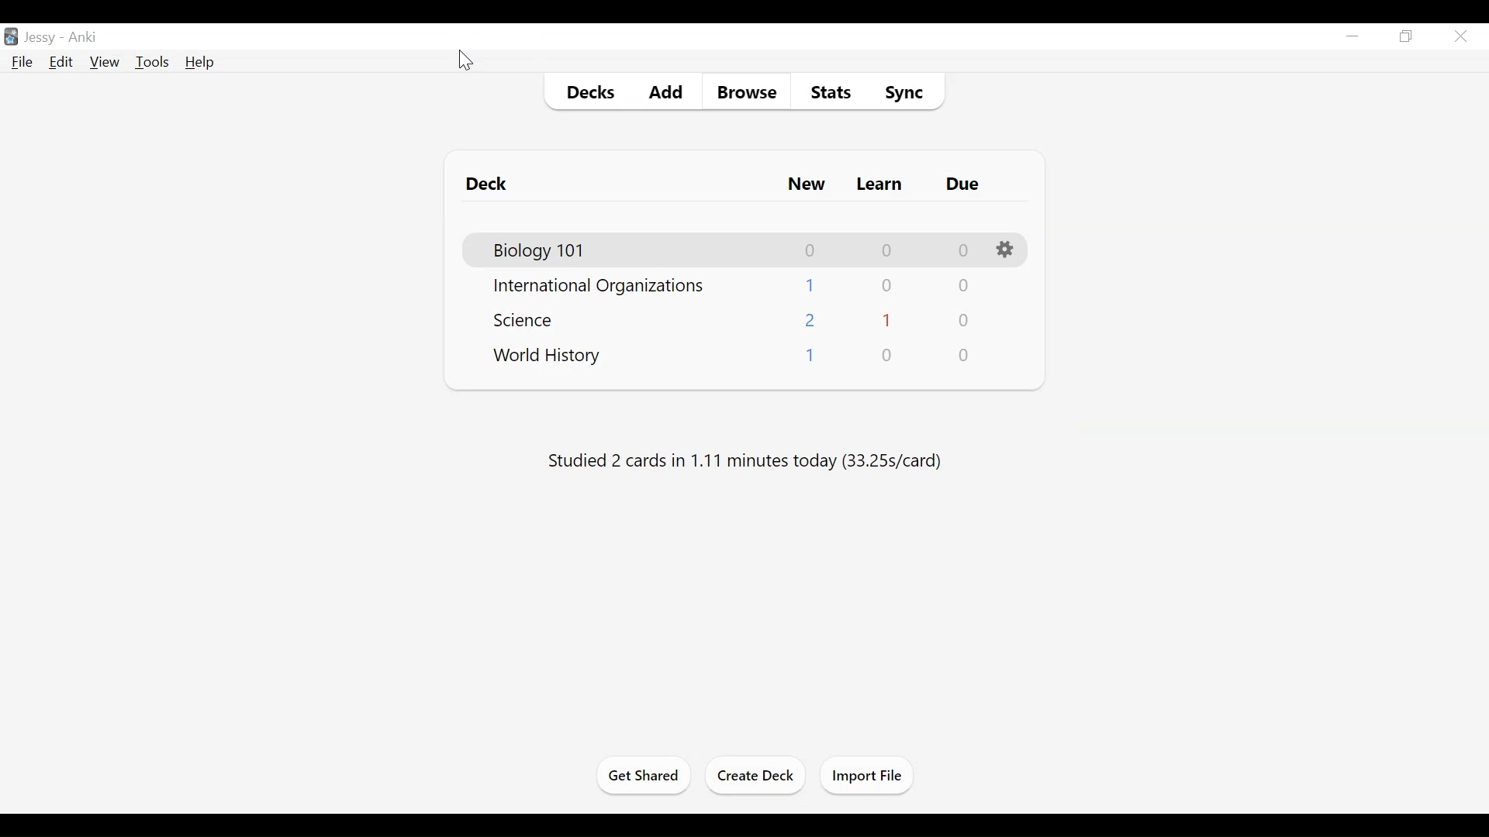  I want to click on Restore, so click(1406, 37).